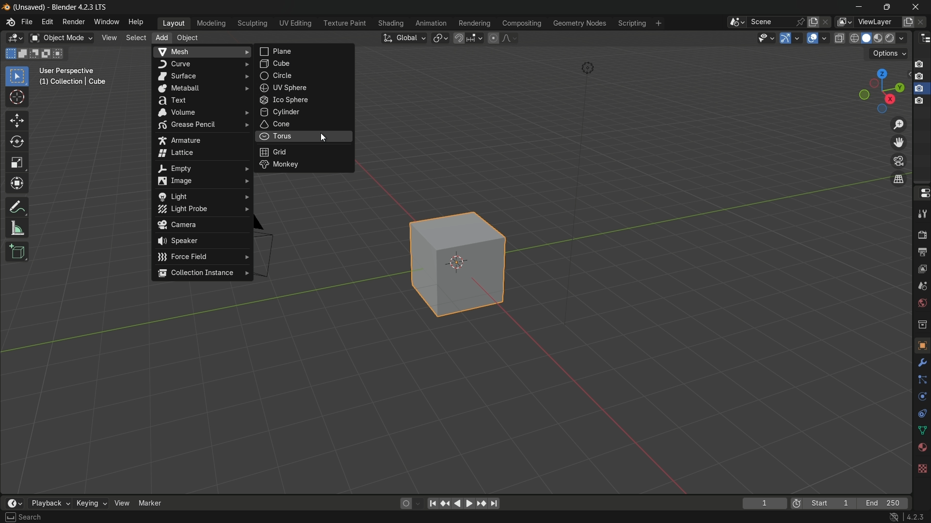 The image size is (931, 523). What do you see at coordinates (306, 51) in the screenshot?
I see `plane` at bounding box center [306, 51].